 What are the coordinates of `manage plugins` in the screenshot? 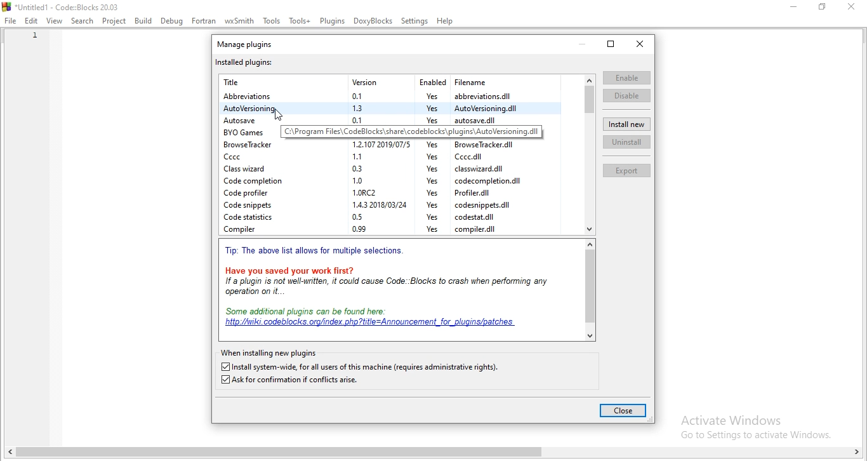 It's located at (250, 44).